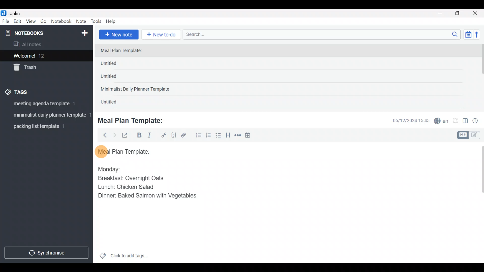 The width and height of the screenshot is (484, 272). What do you see at coordinates (6, 21) in the screenshot?
I see `File` at bounding box center [6, 21].